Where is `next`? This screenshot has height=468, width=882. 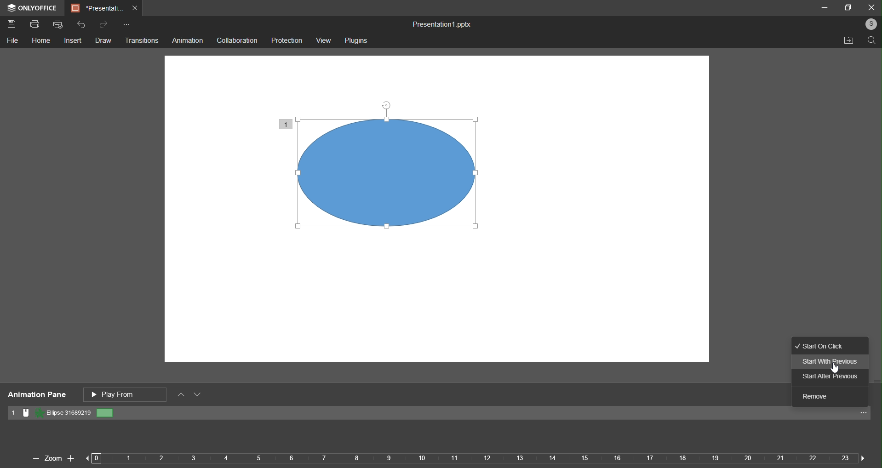
next is located at coordinates (860, 457).